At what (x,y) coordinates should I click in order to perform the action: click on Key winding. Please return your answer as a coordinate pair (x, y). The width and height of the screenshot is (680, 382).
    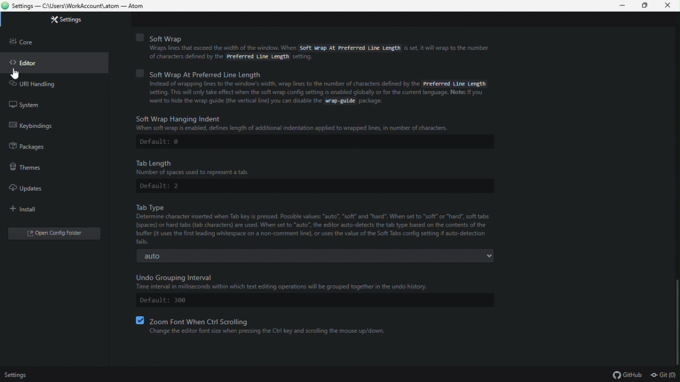
    Looking at the image, I should click on (38, 127).